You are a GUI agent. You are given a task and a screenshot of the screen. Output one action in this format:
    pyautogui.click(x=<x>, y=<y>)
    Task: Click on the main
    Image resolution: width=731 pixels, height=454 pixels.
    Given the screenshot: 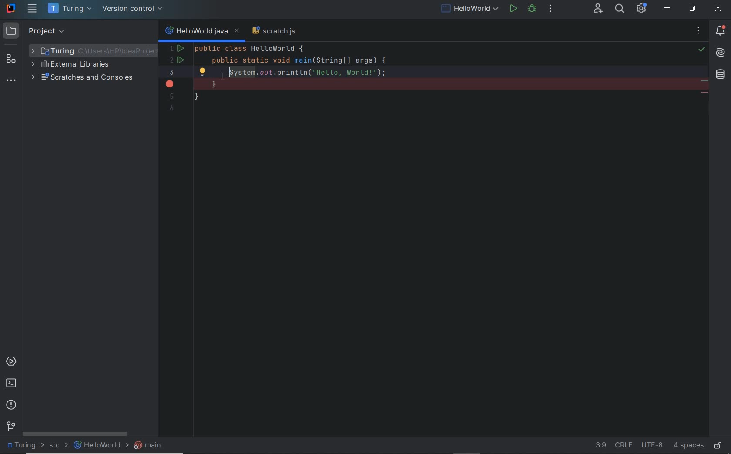 What is the action you would take?
    pyautogui.click(x=151, y=446)
    